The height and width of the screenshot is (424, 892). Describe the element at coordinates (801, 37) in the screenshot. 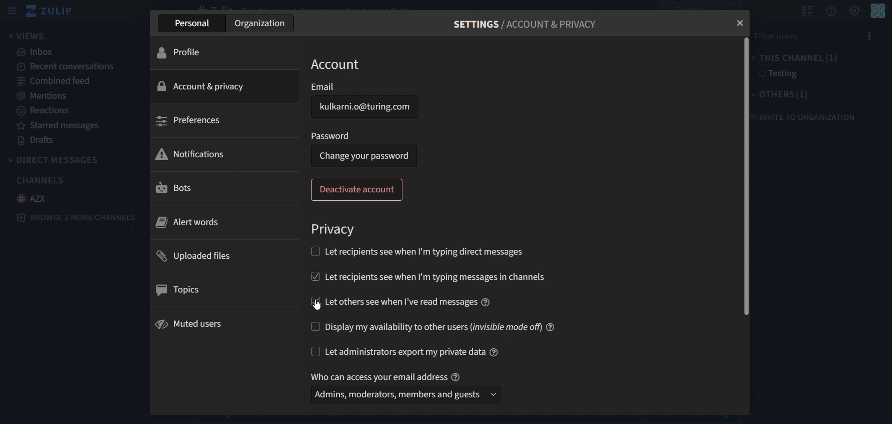

I see `filter users` at that location.